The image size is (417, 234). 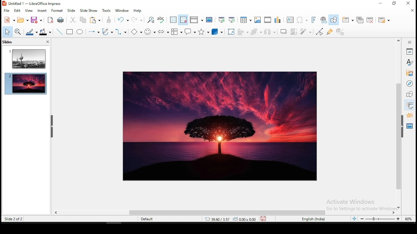 What do you see at coordinates (221, 19) in the screenshot?
I see `start from first slide` at bounding box center [221, 19].